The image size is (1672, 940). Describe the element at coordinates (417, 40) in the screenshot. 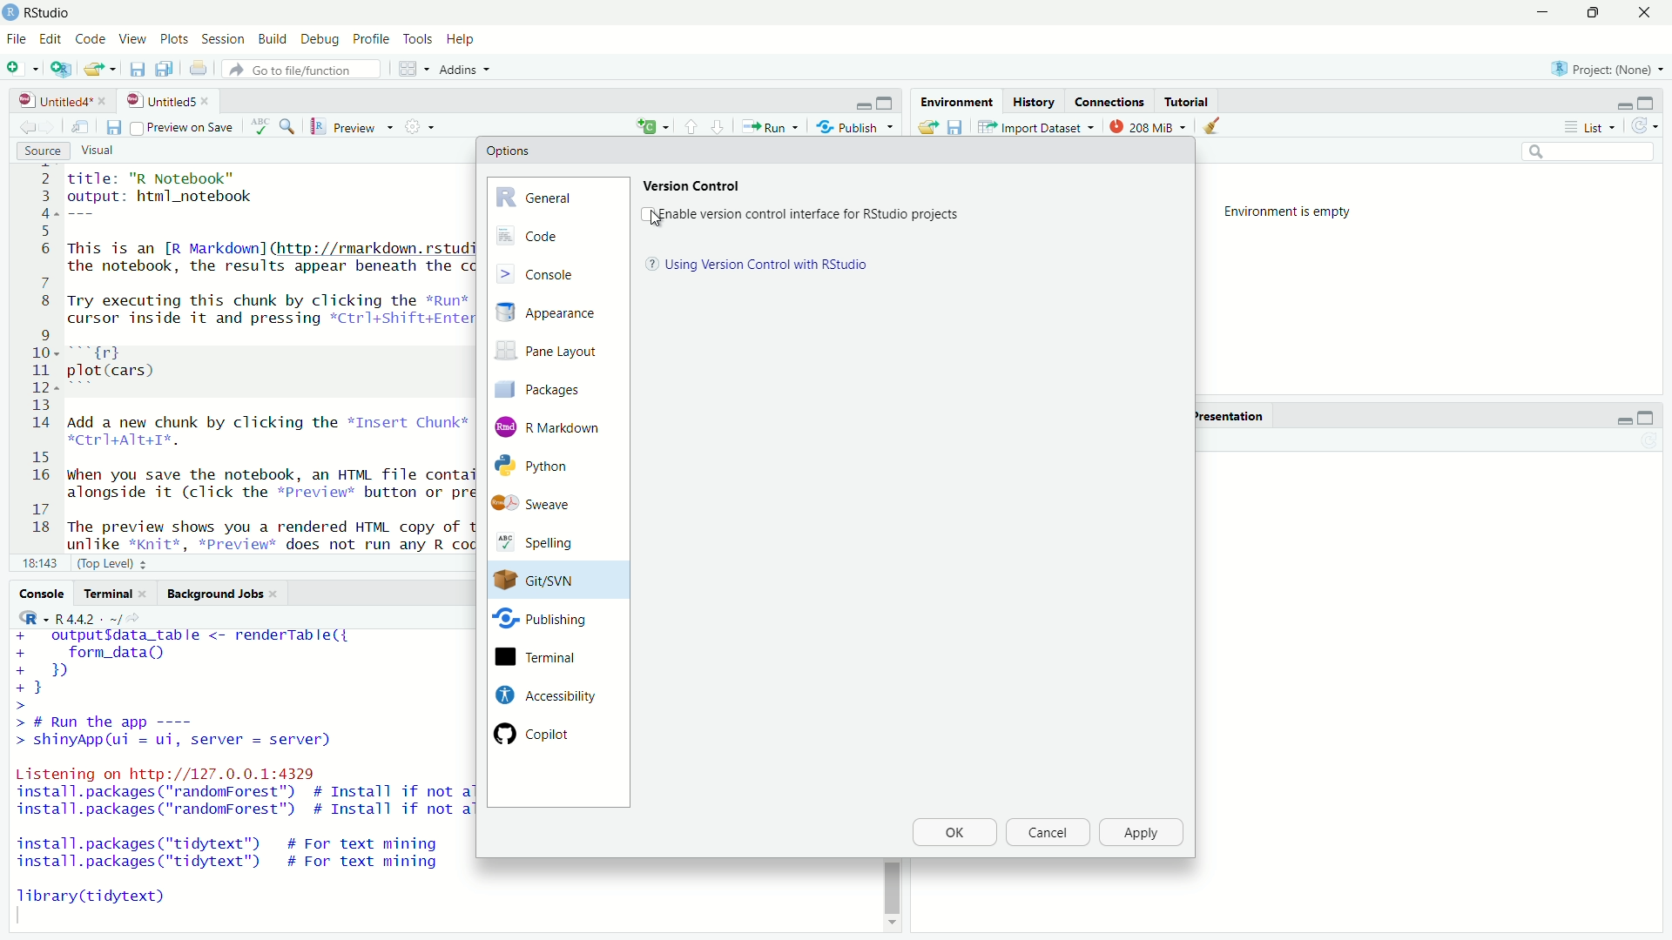

I see `Toys` at that location.